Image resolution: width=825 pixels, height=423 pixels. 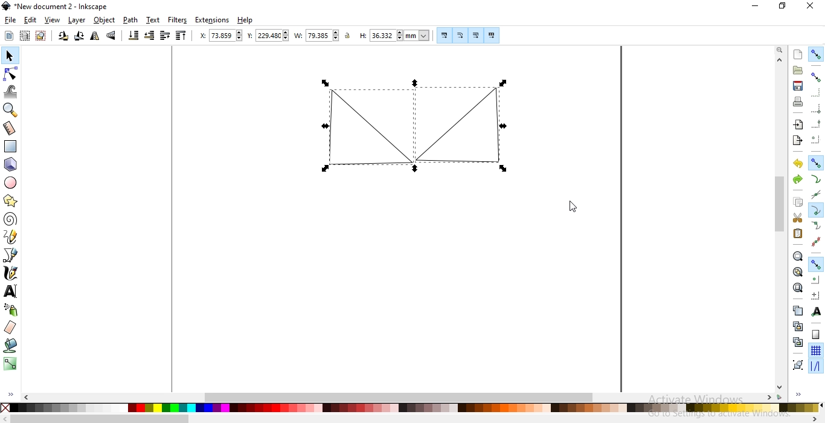 I want to click on maximize, so click(x=782, y=7).